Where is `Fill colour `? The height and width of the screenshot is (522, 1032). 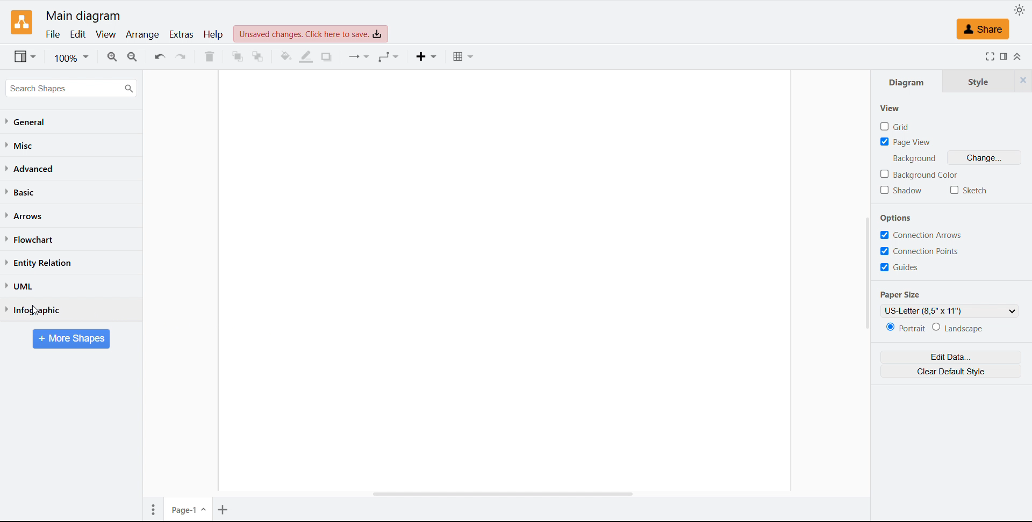
Fill colour  is located at coordinates (285, 56).